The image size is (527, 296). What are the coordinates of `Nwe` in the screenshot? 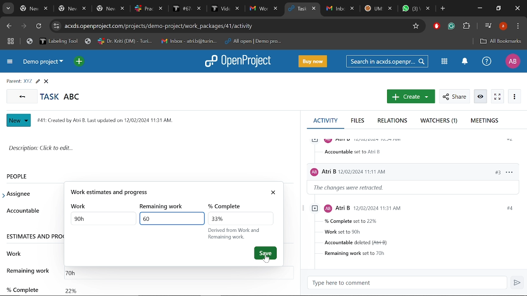 It's located at (19, 120).